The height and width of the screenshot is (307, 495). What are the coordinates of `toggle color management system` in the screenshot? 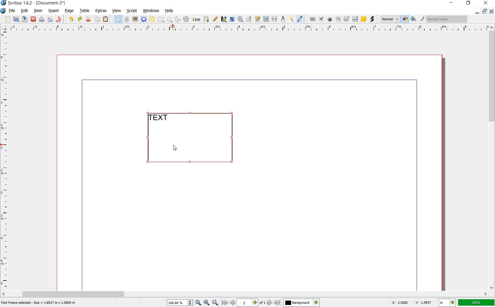 It's located at (405, 19).